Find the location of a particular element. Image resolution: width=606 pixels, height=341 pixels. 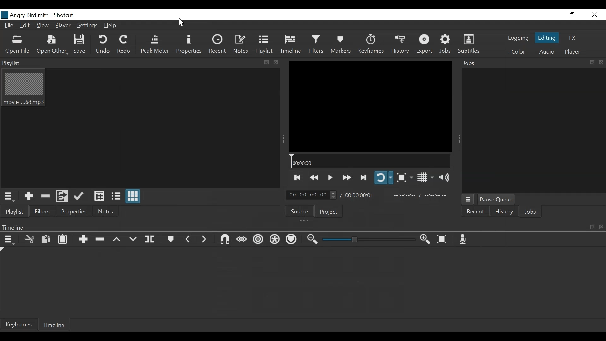

Color is located at coordinates (518, 52).